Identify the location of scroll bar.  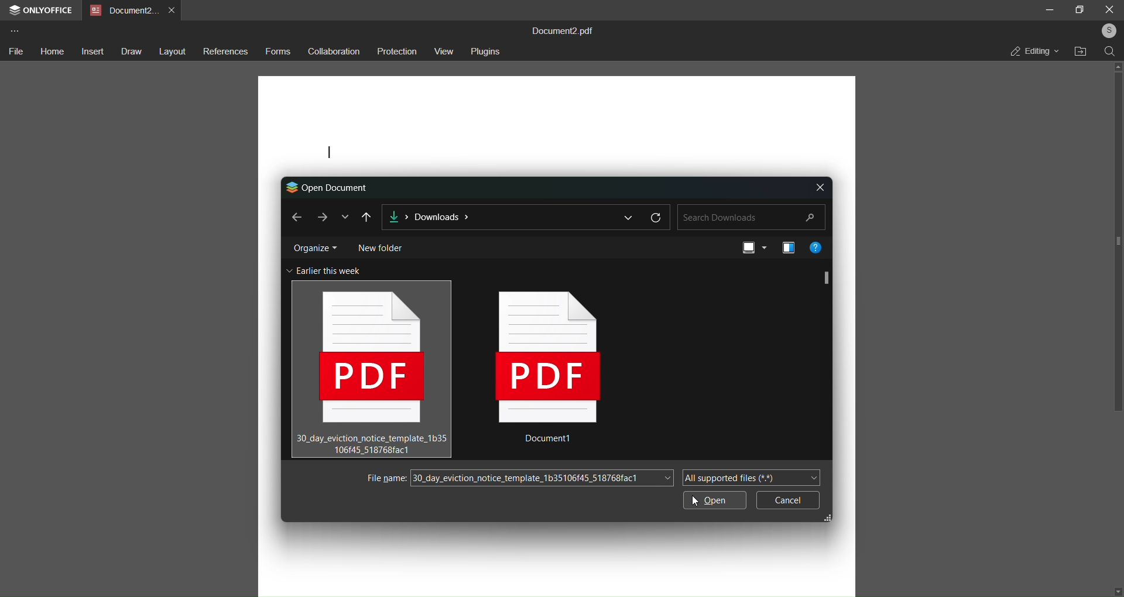
(1119, 244).